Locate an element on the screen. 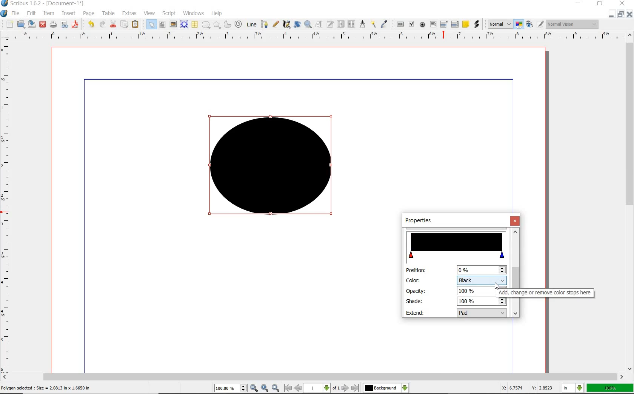  UNLINK TEXT FRAME is located at coordinates (351, 24).